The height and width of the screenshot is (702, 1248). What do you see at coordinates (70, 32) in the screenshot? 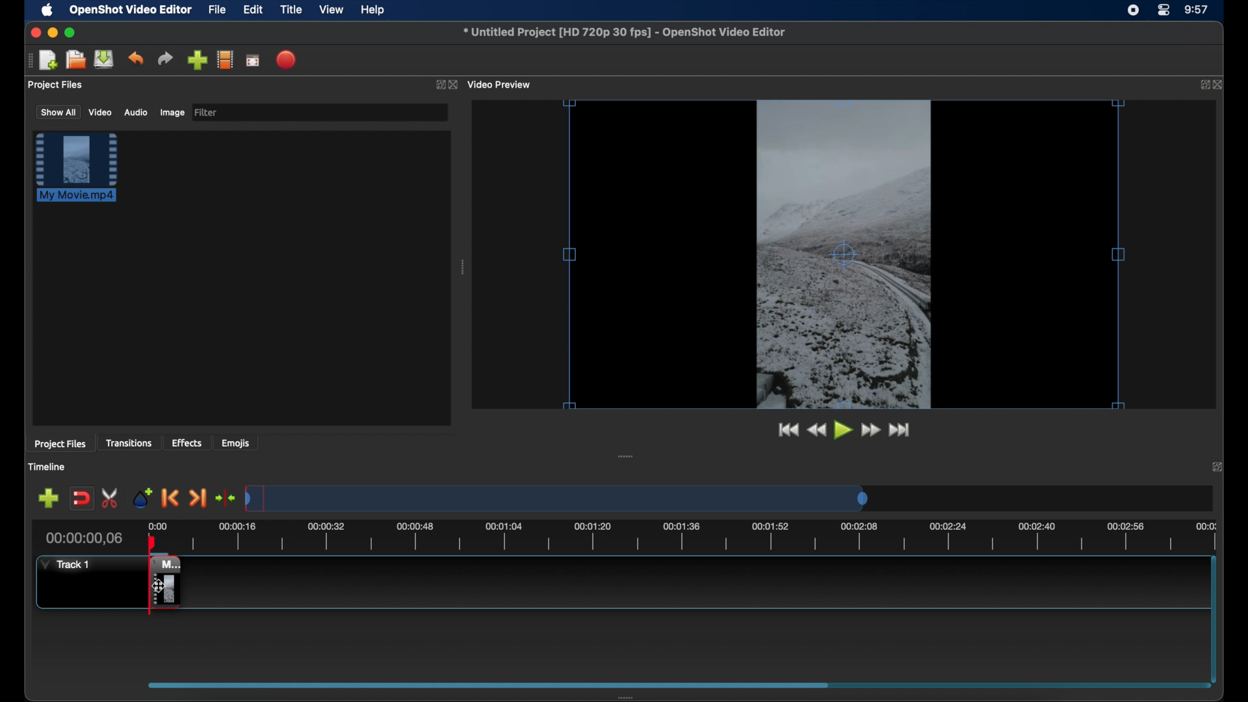
I see `maximize` at bounding box center [70, 32].